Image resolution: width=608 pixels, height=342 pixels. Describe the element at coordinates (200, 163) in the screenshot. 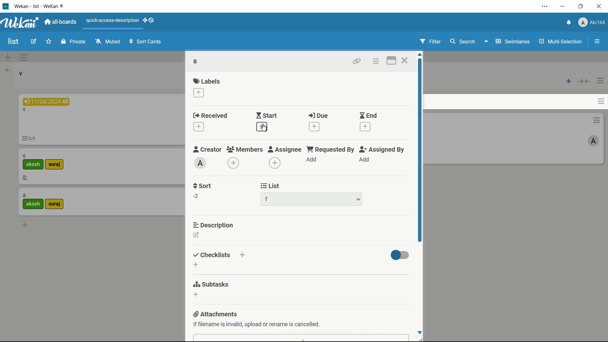

I see `admin` at that location.